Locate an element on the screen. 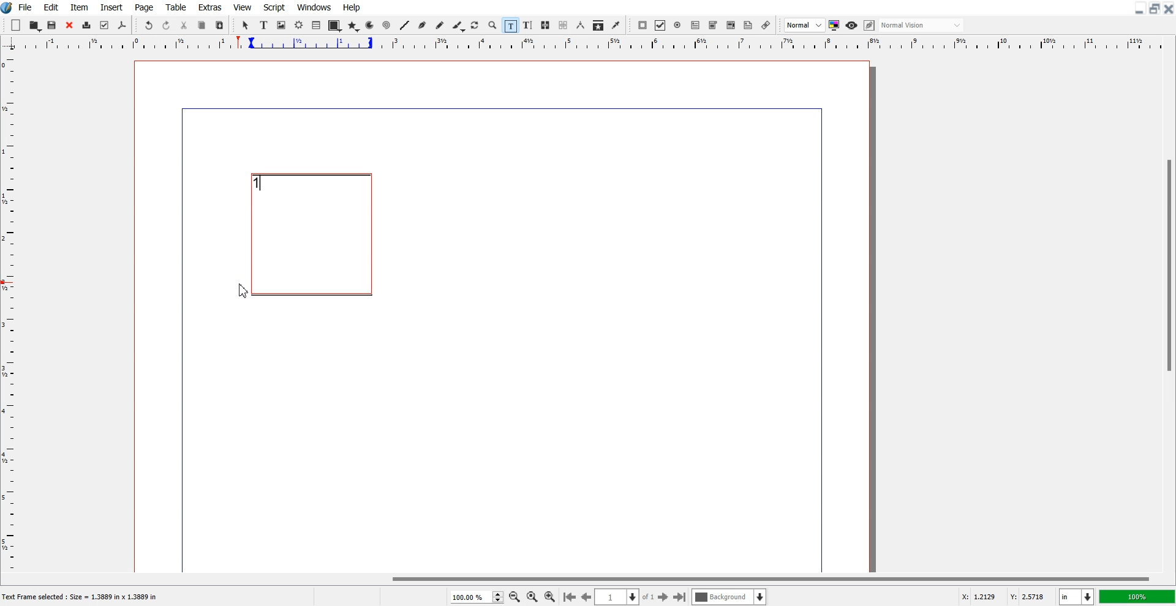 The width and height of the screenshot is (1176, 606). Text Frame is located at coordinates (265, 25).